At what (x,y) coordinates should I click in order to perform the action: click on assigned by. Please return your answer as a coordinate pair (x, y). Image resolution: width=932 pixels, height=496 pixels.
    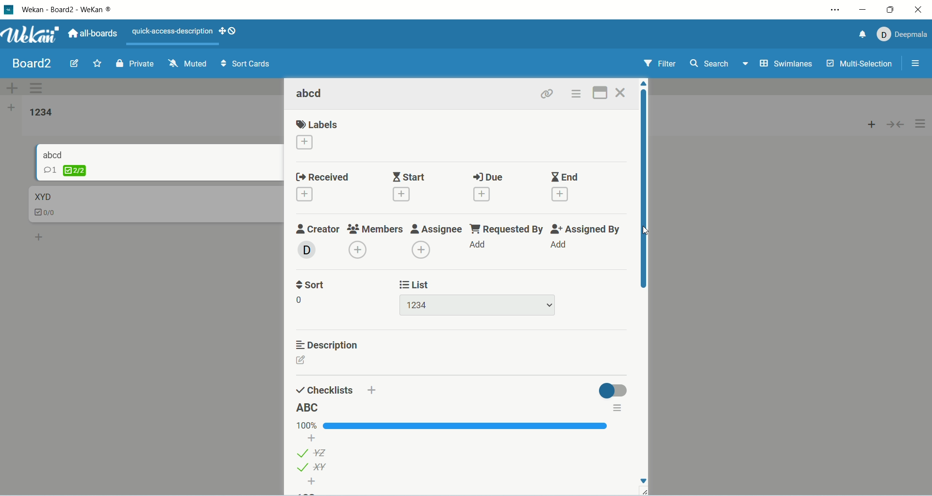
    Looking at the image, I should click on (586, 229).